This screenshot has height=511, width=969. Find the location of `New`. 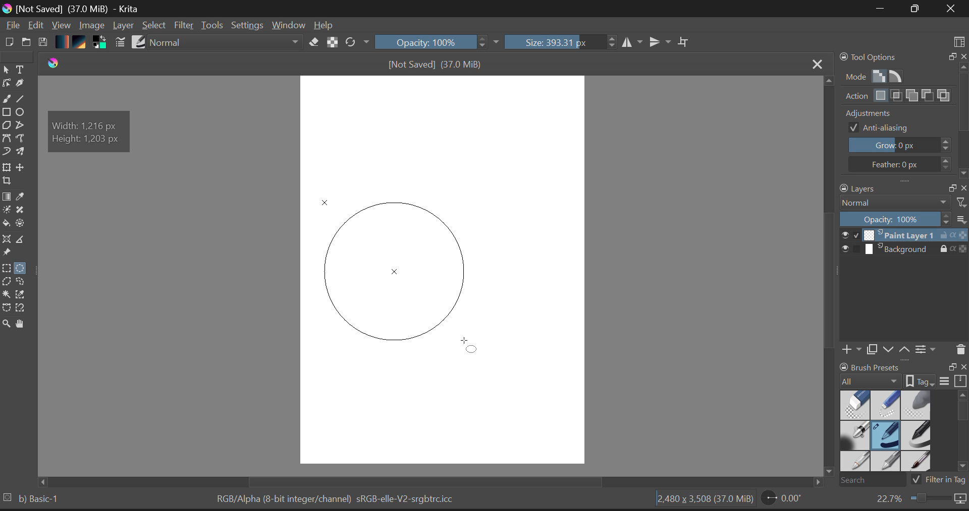

New is located at coordinates (10, 42).